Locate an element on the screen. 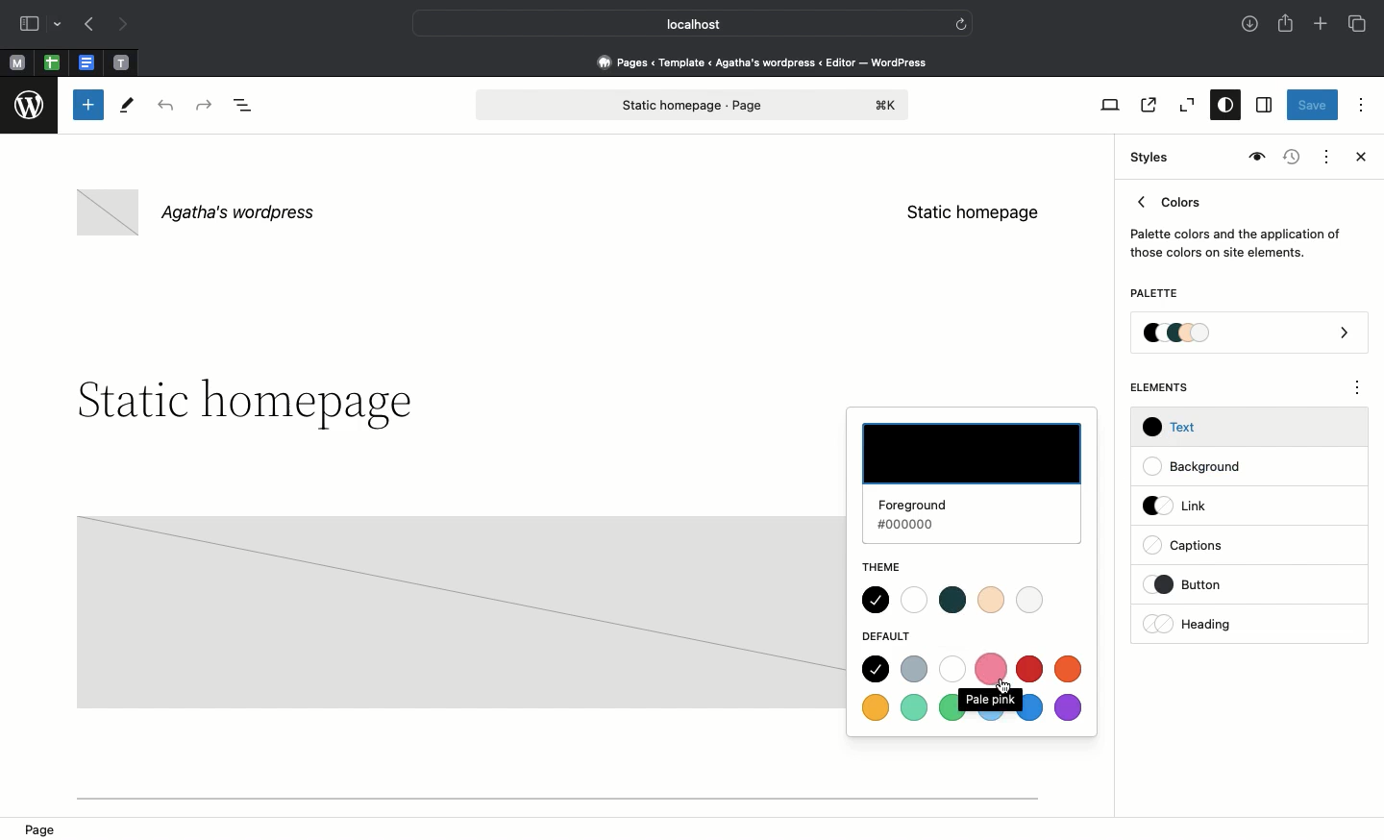 This screenshot has width=1384, height=840. Elements is located at coordinates (1170, 387).